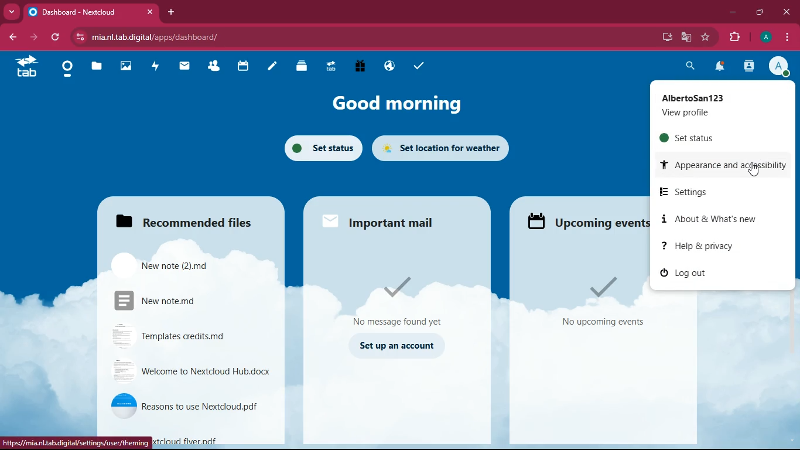  I want to click on back, so click(15, 37).